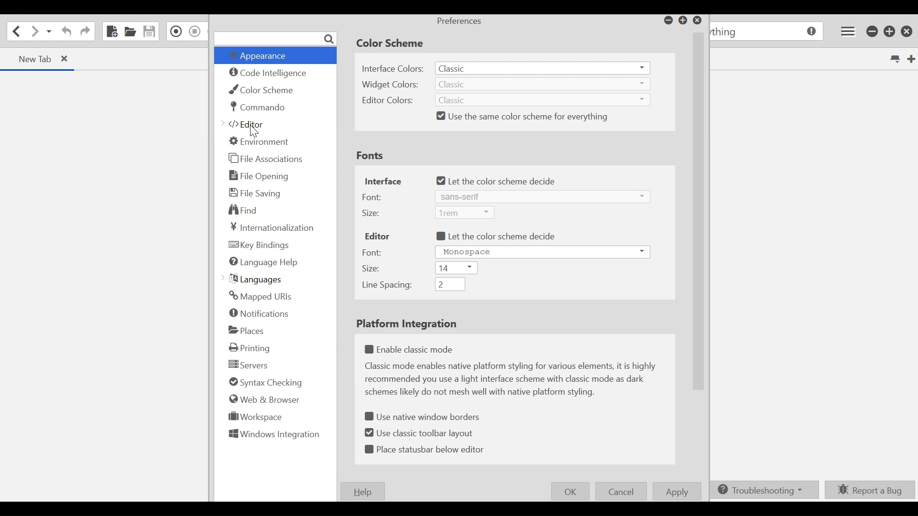  Describe the element at coordinates (392, 43) in the screenshot. I see `Color Scheme` at that location.